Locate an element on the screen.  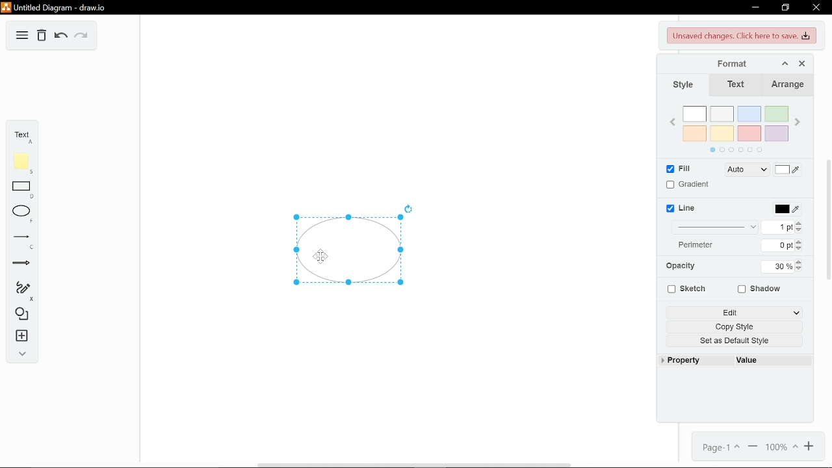
Increase thickness is located at coordinates (800, 222).